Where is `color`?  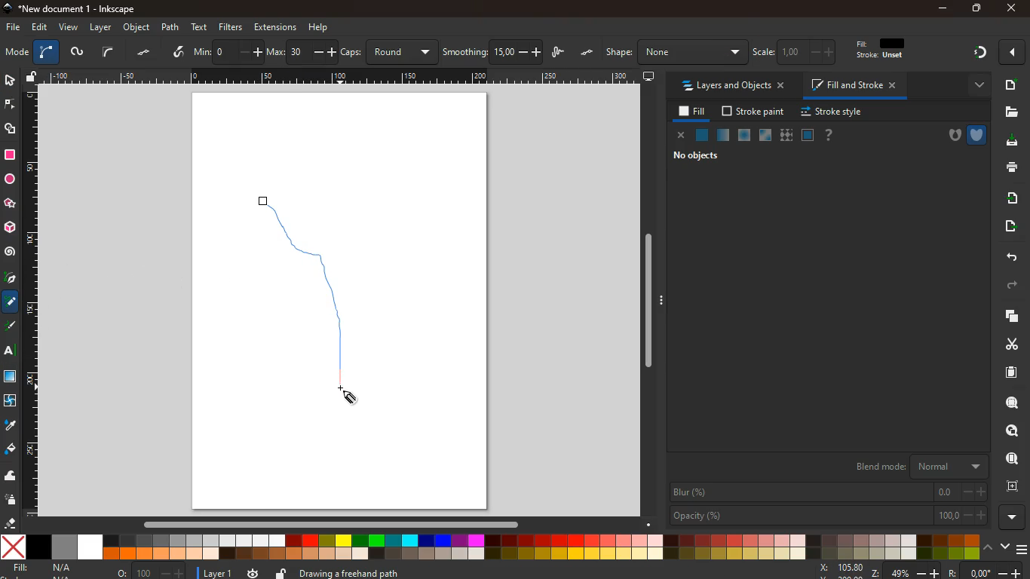 color is located at coordinates (491, 547).